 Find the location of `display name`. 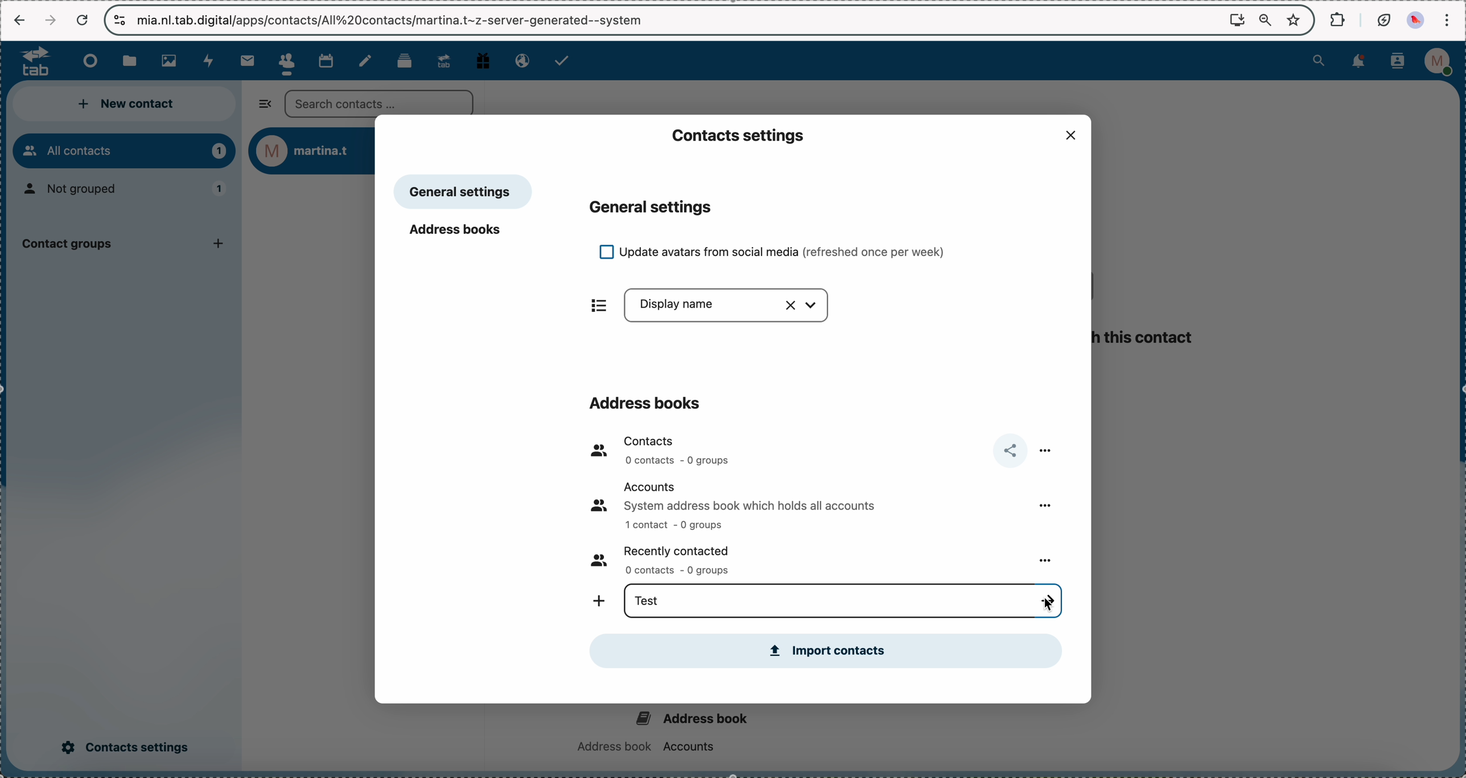

display name is located at coordinates (730, 307).